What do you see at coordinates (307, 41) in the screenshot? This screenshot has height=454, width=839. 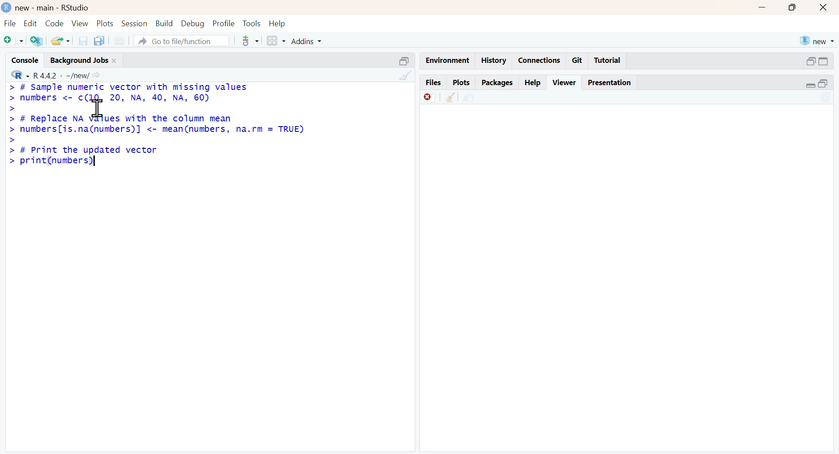 I see `addins` at bounding box center [307, 41].